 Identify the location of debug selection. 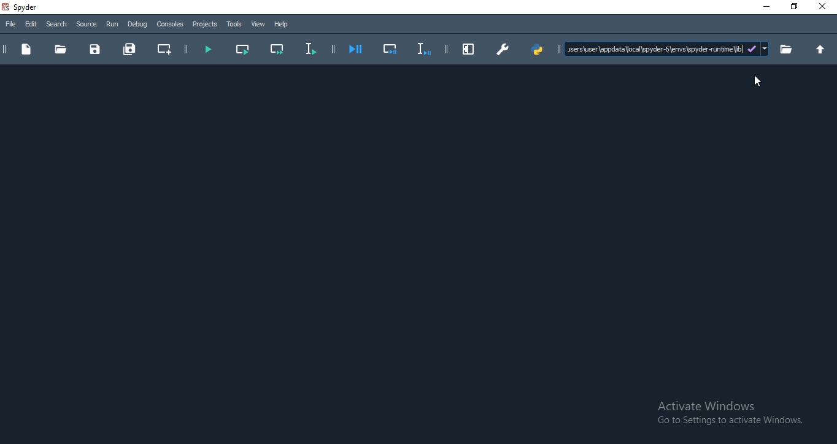
(422, 49).